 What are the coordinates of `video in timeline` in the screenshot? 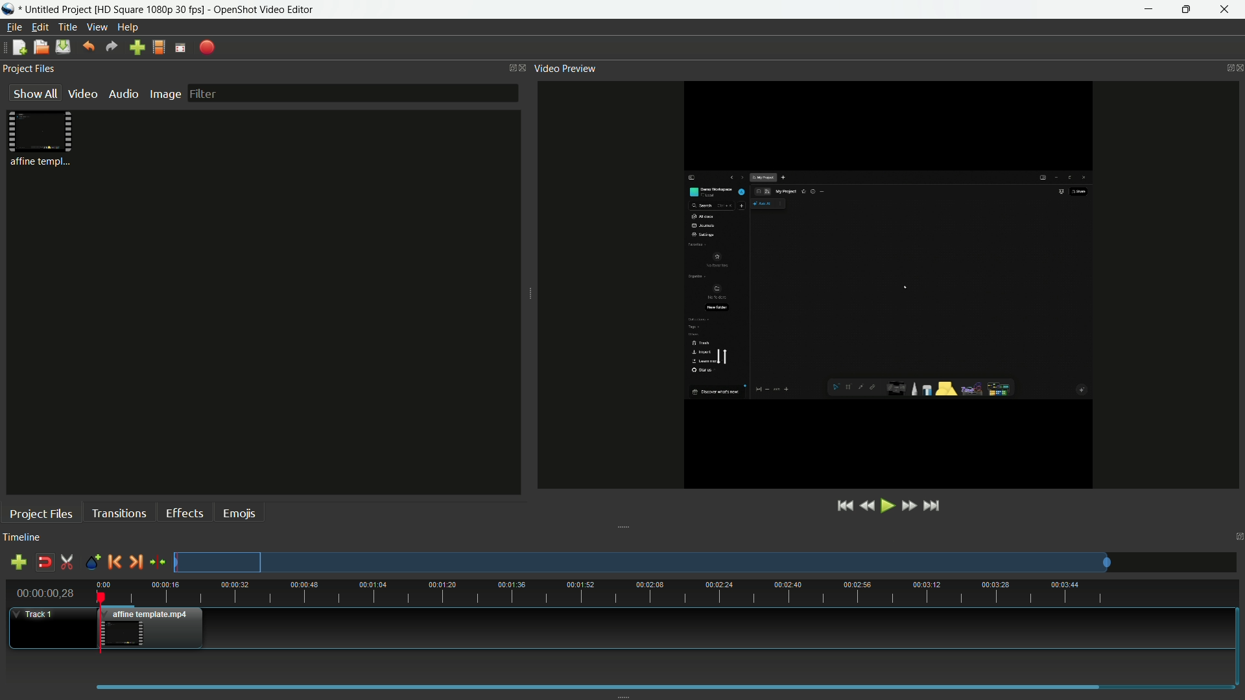 It's located at (154, 628).